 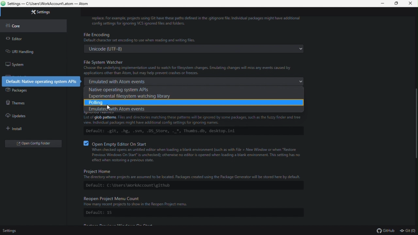 What do you see at coordinates (397, 4) in the screenshot?
I see `maximize` at bounding box center [397, 4].